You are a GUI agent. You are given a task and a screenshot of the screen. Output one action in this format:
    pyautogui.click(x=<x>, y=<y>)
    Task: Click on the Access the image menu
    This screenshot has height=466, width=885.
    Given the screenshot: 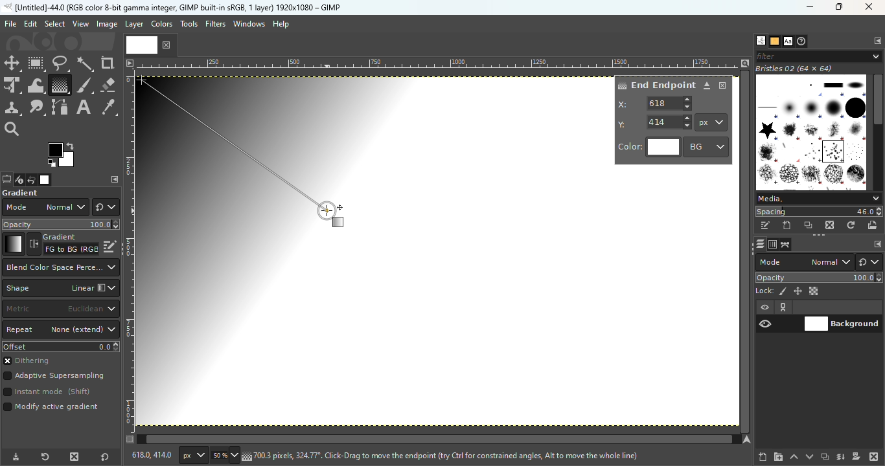 What is the action you would take?
    pyautogui.click(x=129, y=61)
    